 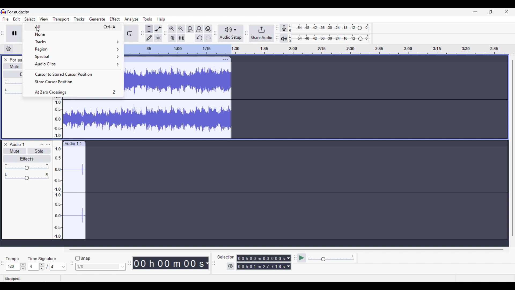 What do you see at coordinates (199, 38) in the screenshot?
I see `Undo` at bounding box center [199, 38].